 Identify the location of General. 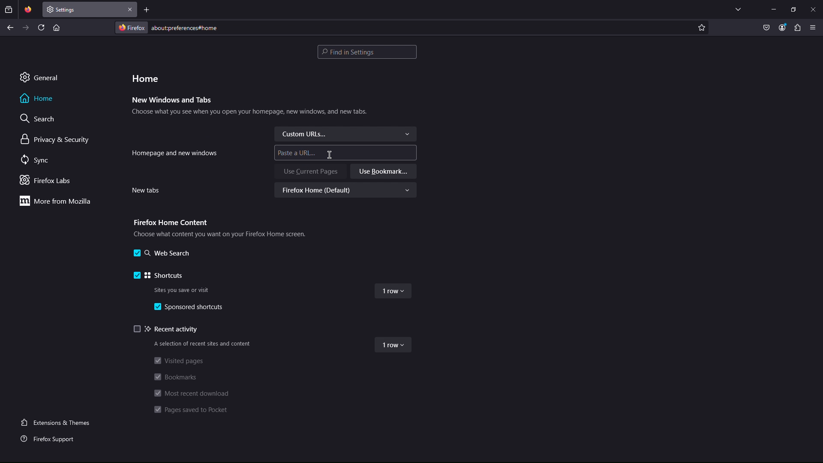
(39, 77).